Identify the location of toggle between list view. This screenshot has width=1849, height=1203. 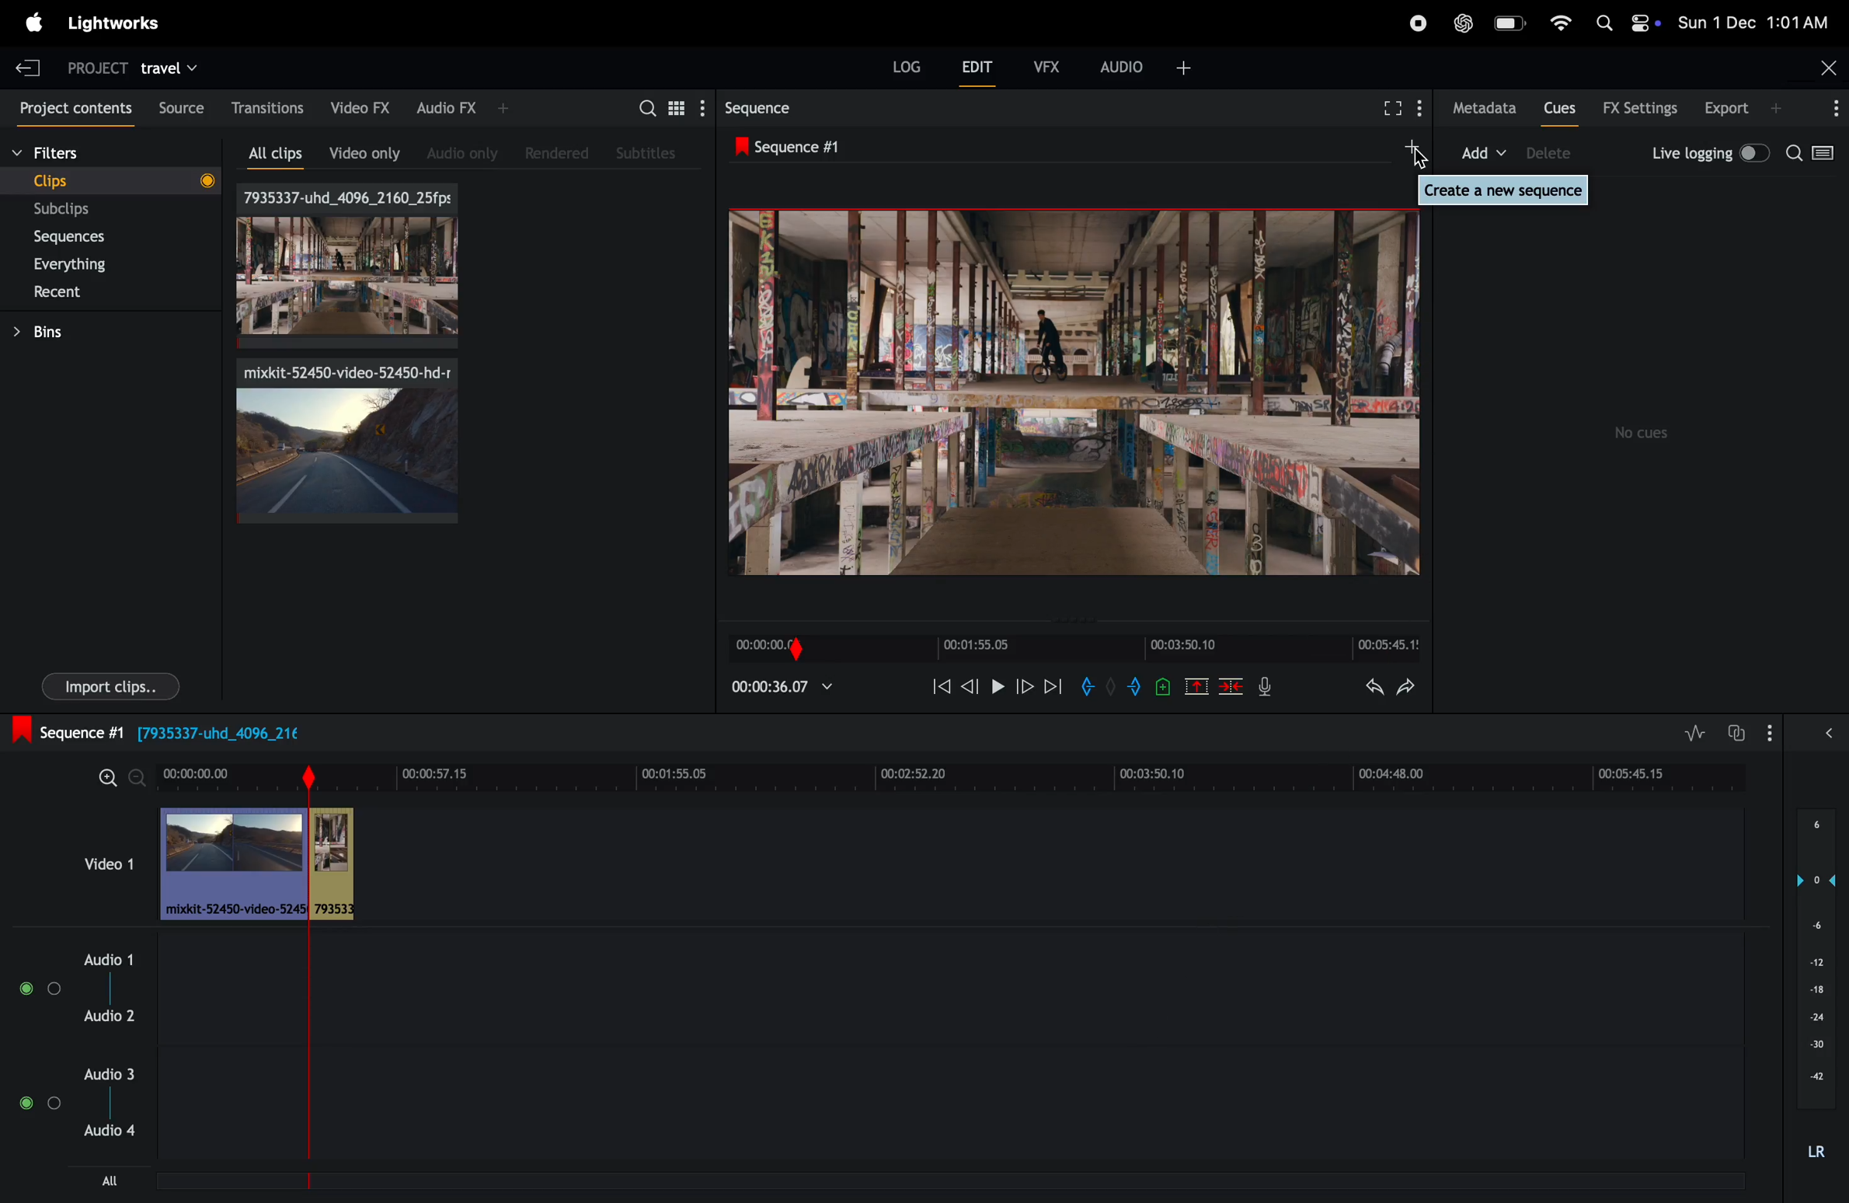
(674, 107).